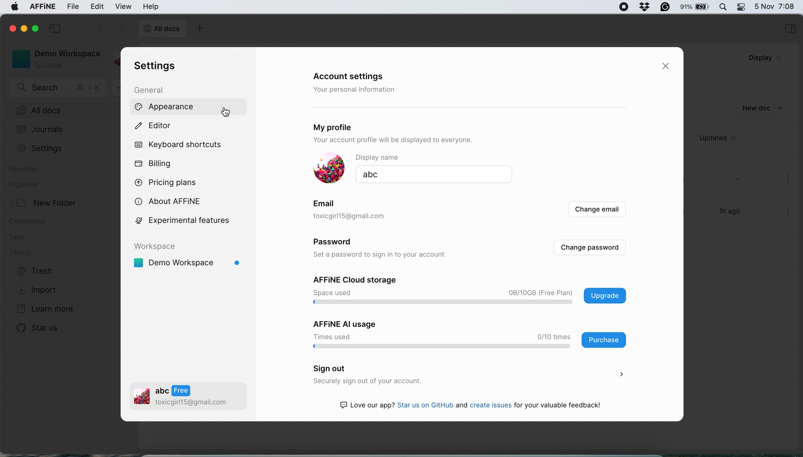 Image resolution: width=803 pixels, height=457 pixels. I want to click on Workspace, so click(159, 246).